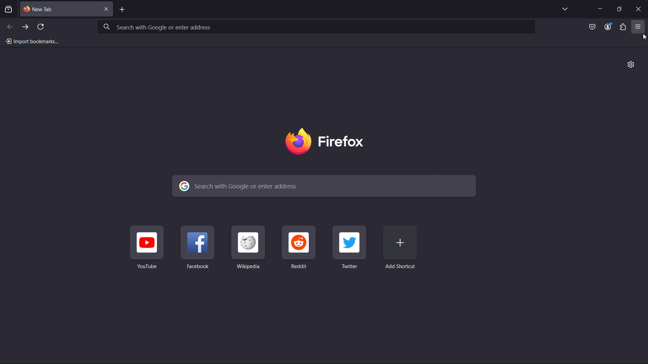  What do you see at coordinates (639, 36) in the screenshot?
I see `cursor` at bounding box center [639, 36].